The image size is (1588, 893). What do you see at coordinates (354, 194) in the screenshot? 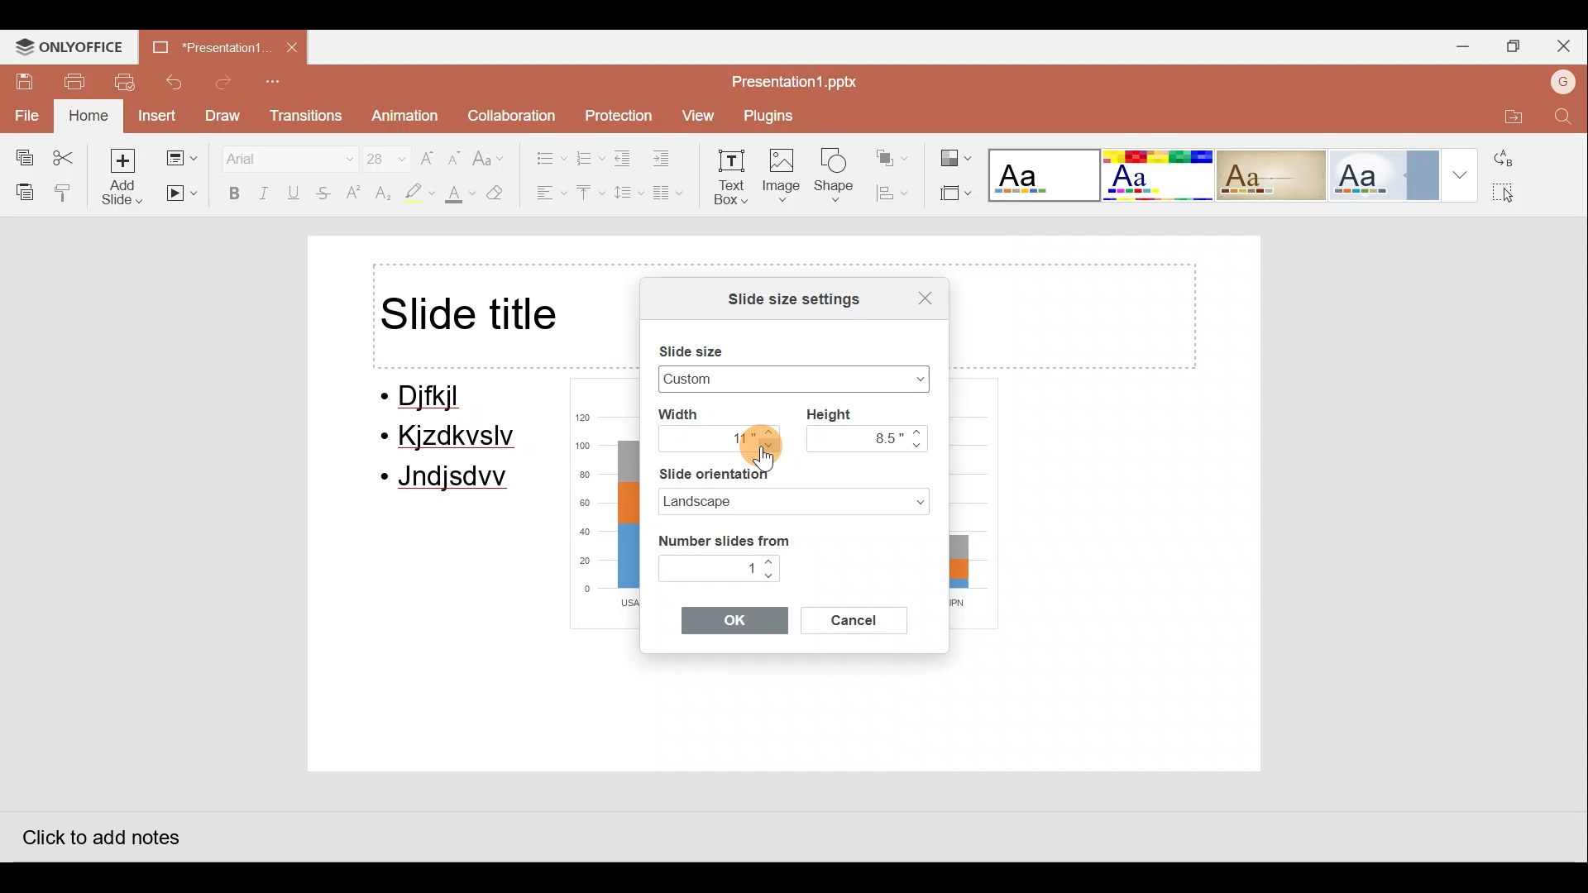
I see `Superscript` at bounding box center [354, 194].